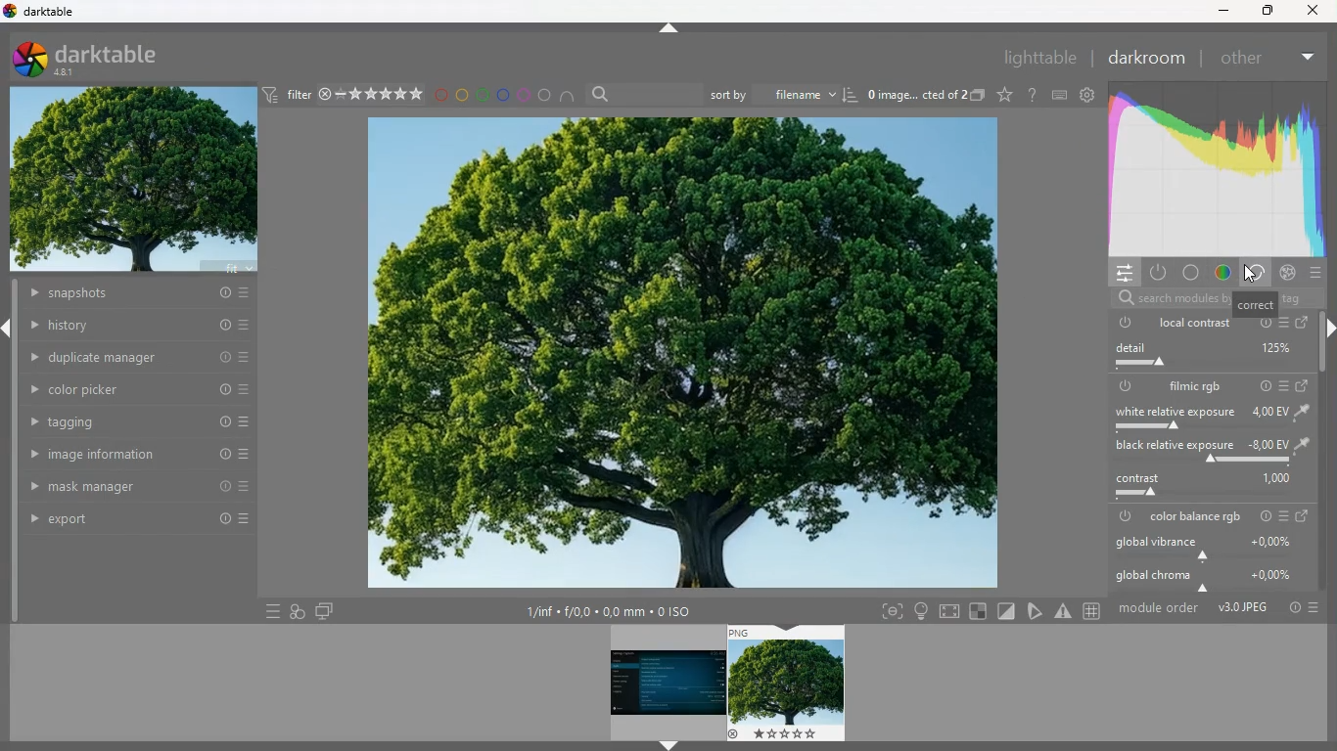  Describe the element at coordinates (1314, 273) in the screenshot. I see `more` at that location.